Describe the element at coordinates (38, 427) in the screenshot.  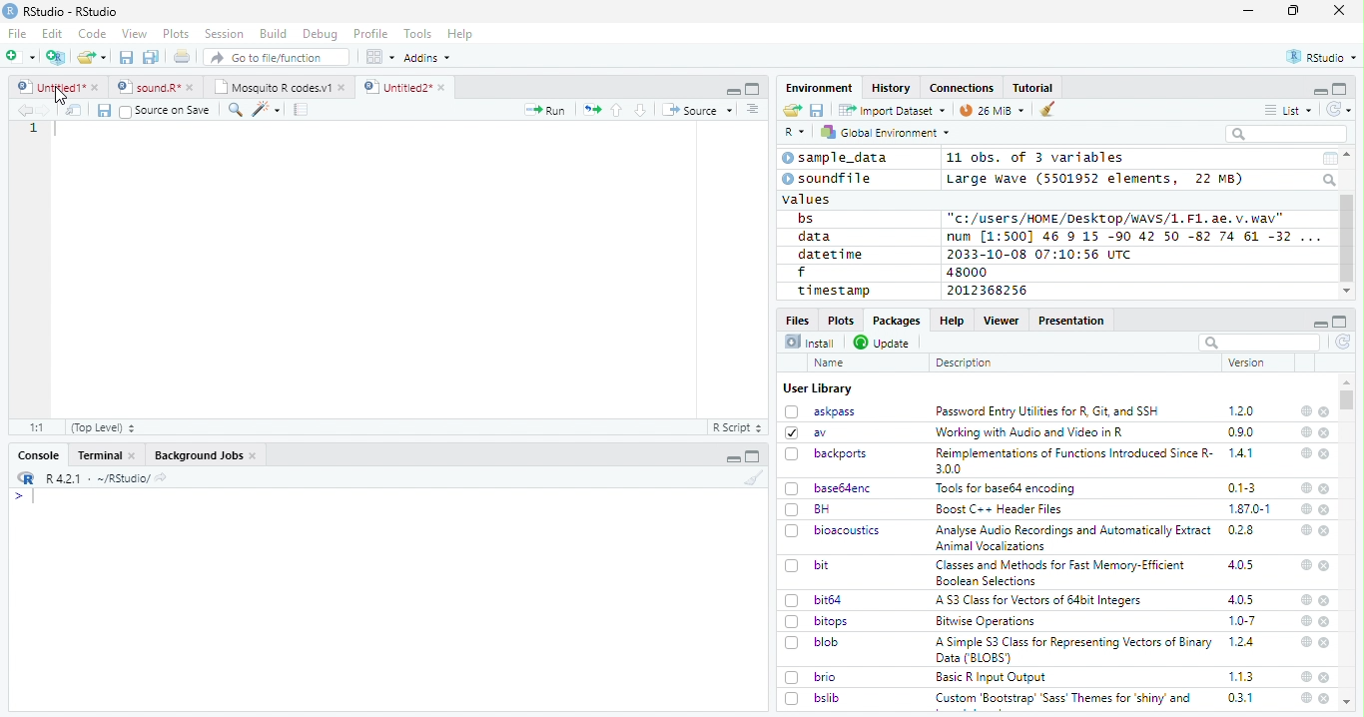
I see `1:1` at that location.